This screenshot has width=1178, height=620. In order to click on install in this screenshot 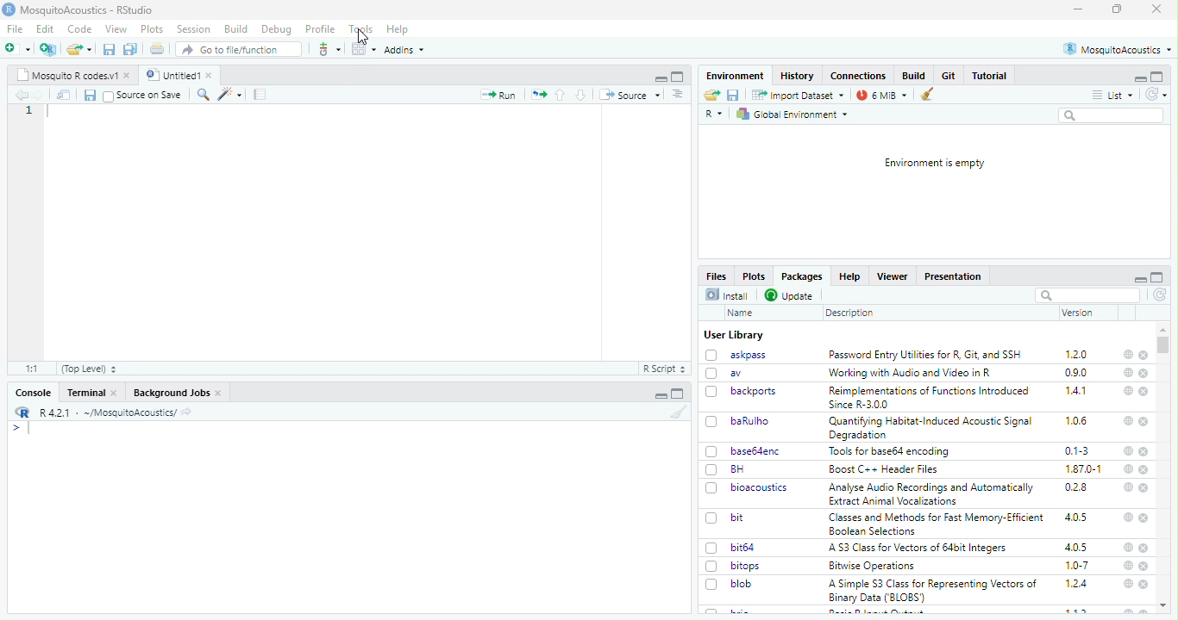, I will do `click(729, 295)`.